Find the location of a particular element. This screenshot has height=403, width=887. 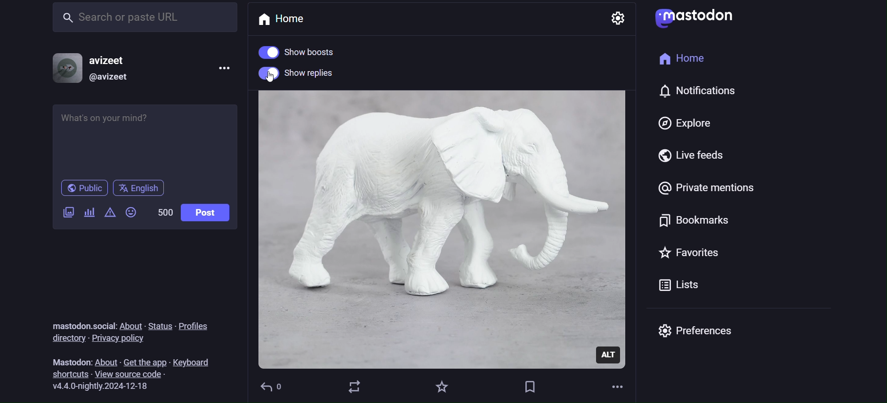

ALT is located at coordinates (609, 355).